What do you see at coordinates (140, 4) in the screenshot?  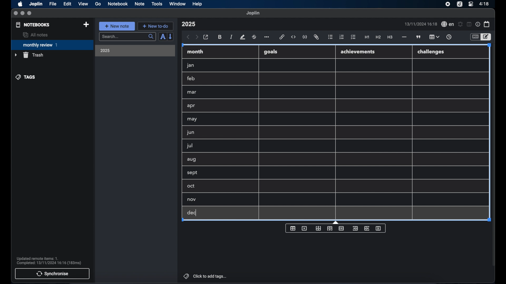 I see `note` at bounding box center [140, 4].